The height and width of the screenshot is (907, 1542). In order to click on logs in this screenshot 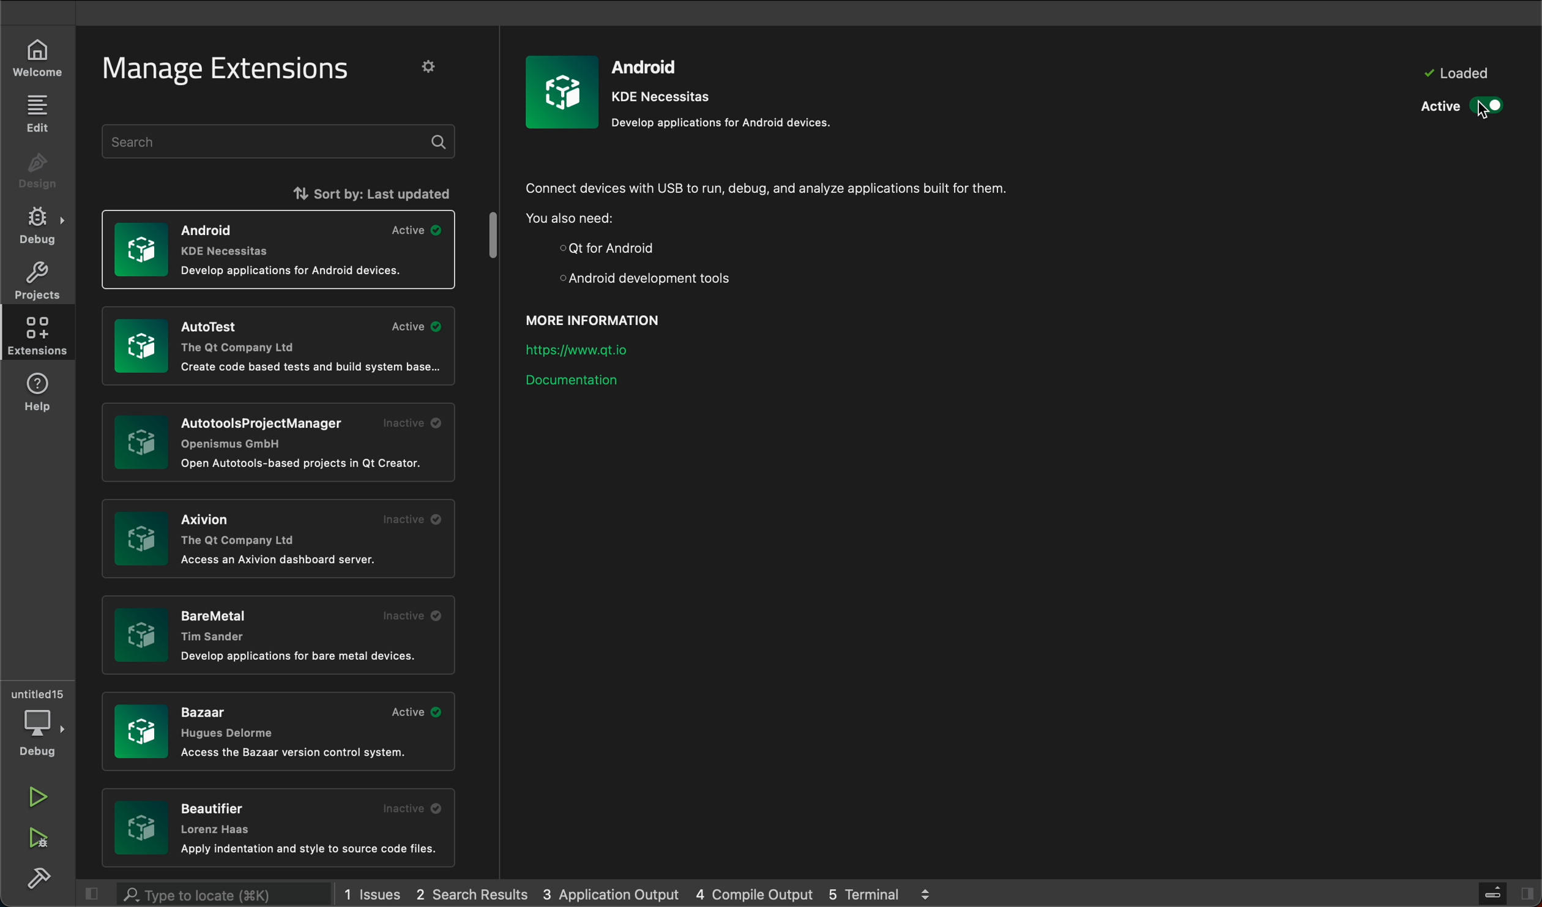, I will do `click(759, 893)`.